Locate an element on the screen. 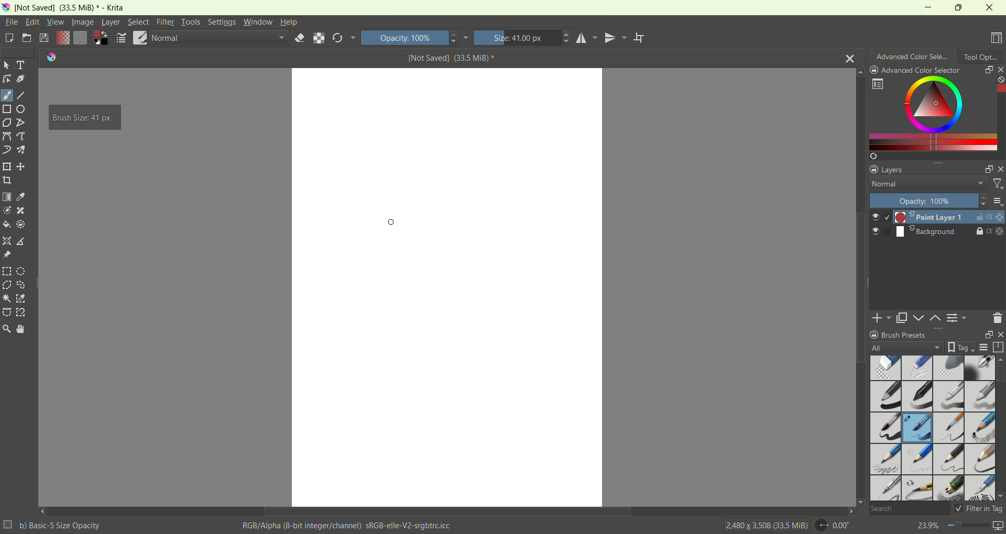 The image size is (1006, 534). color selection is located at coordinates (929, 113).